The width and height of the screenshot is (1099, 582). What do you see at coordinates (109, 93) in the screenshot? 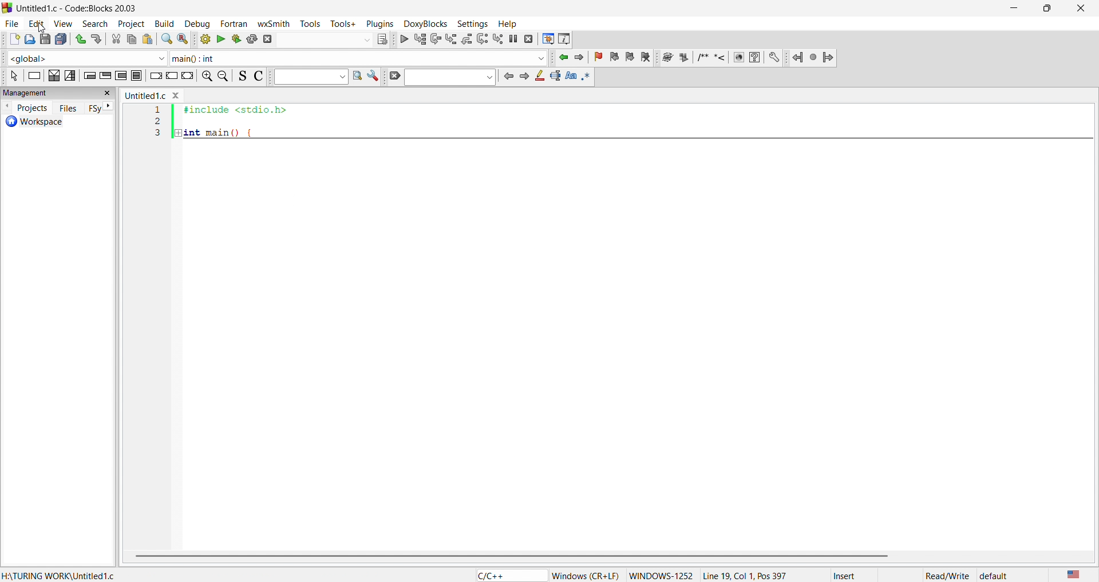
I see `close` at bounding box center [109, 93].